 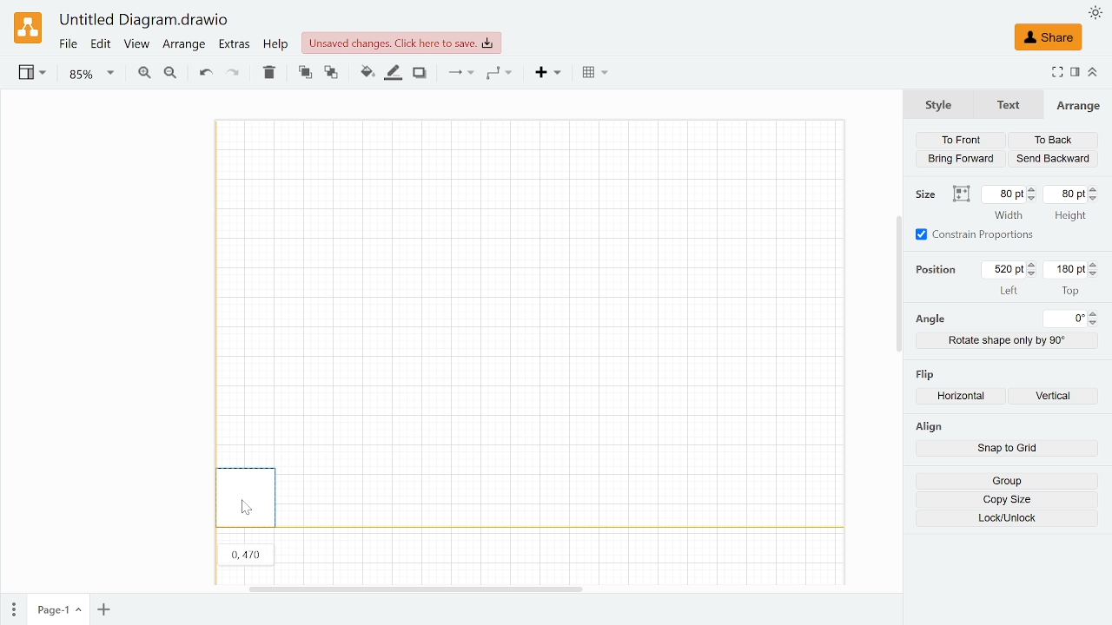 I want to click on Style, so click(x=938, y=103).